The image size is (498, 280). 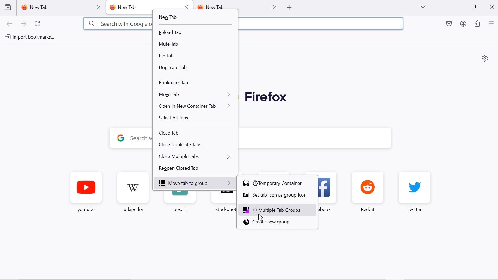 I want to click on Reopen closed tab, so click(x=196, y=169).